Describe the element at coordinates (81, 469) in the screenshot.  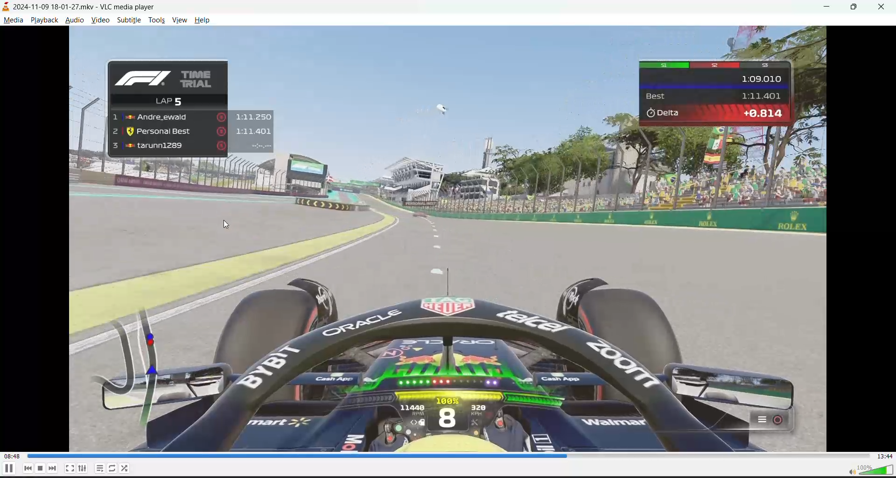
I see `settings` at that location.